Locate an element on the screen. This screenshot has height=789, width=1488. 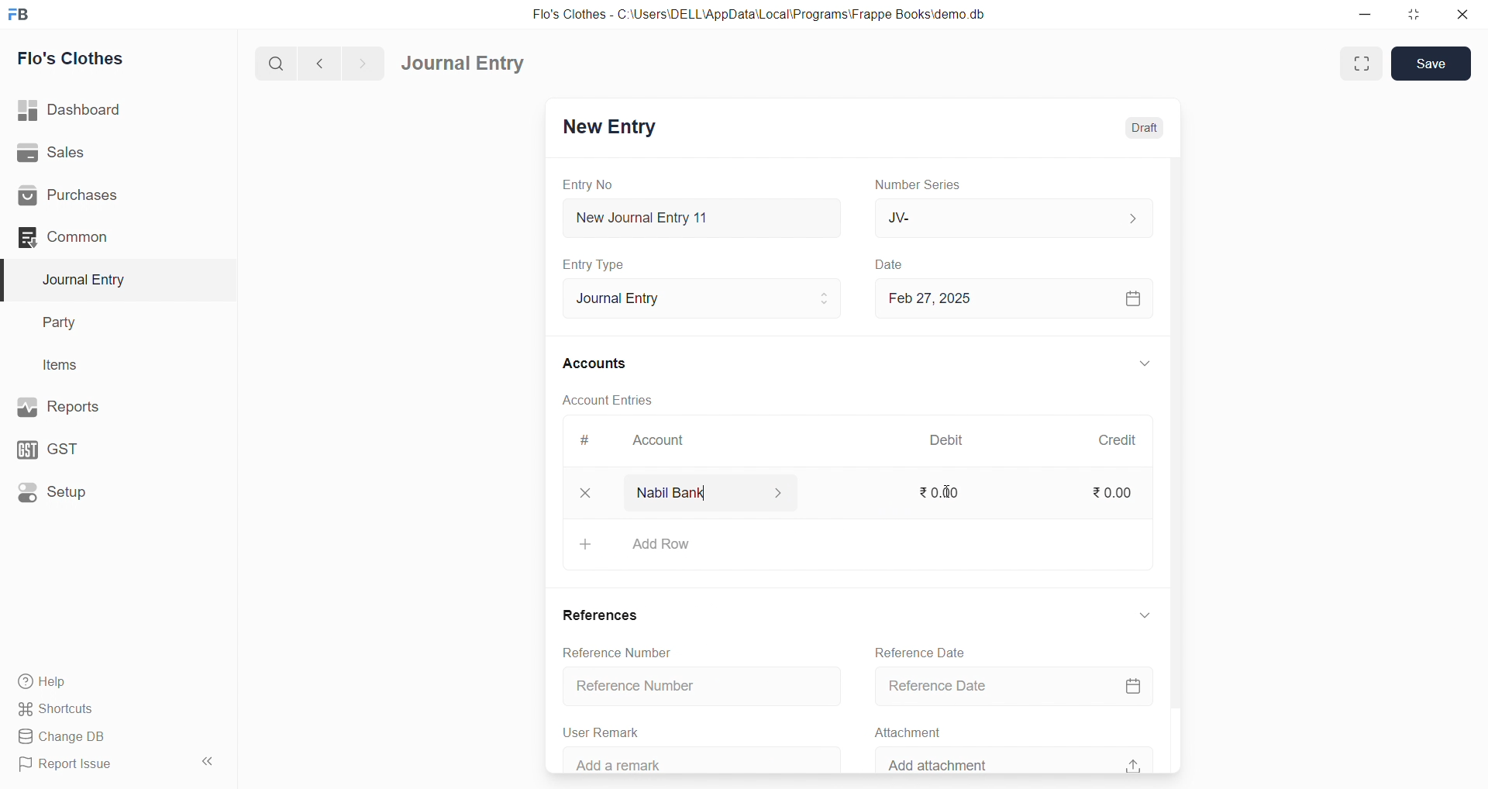
Feb 27, 2025 is located at coordinates (1012, 298).